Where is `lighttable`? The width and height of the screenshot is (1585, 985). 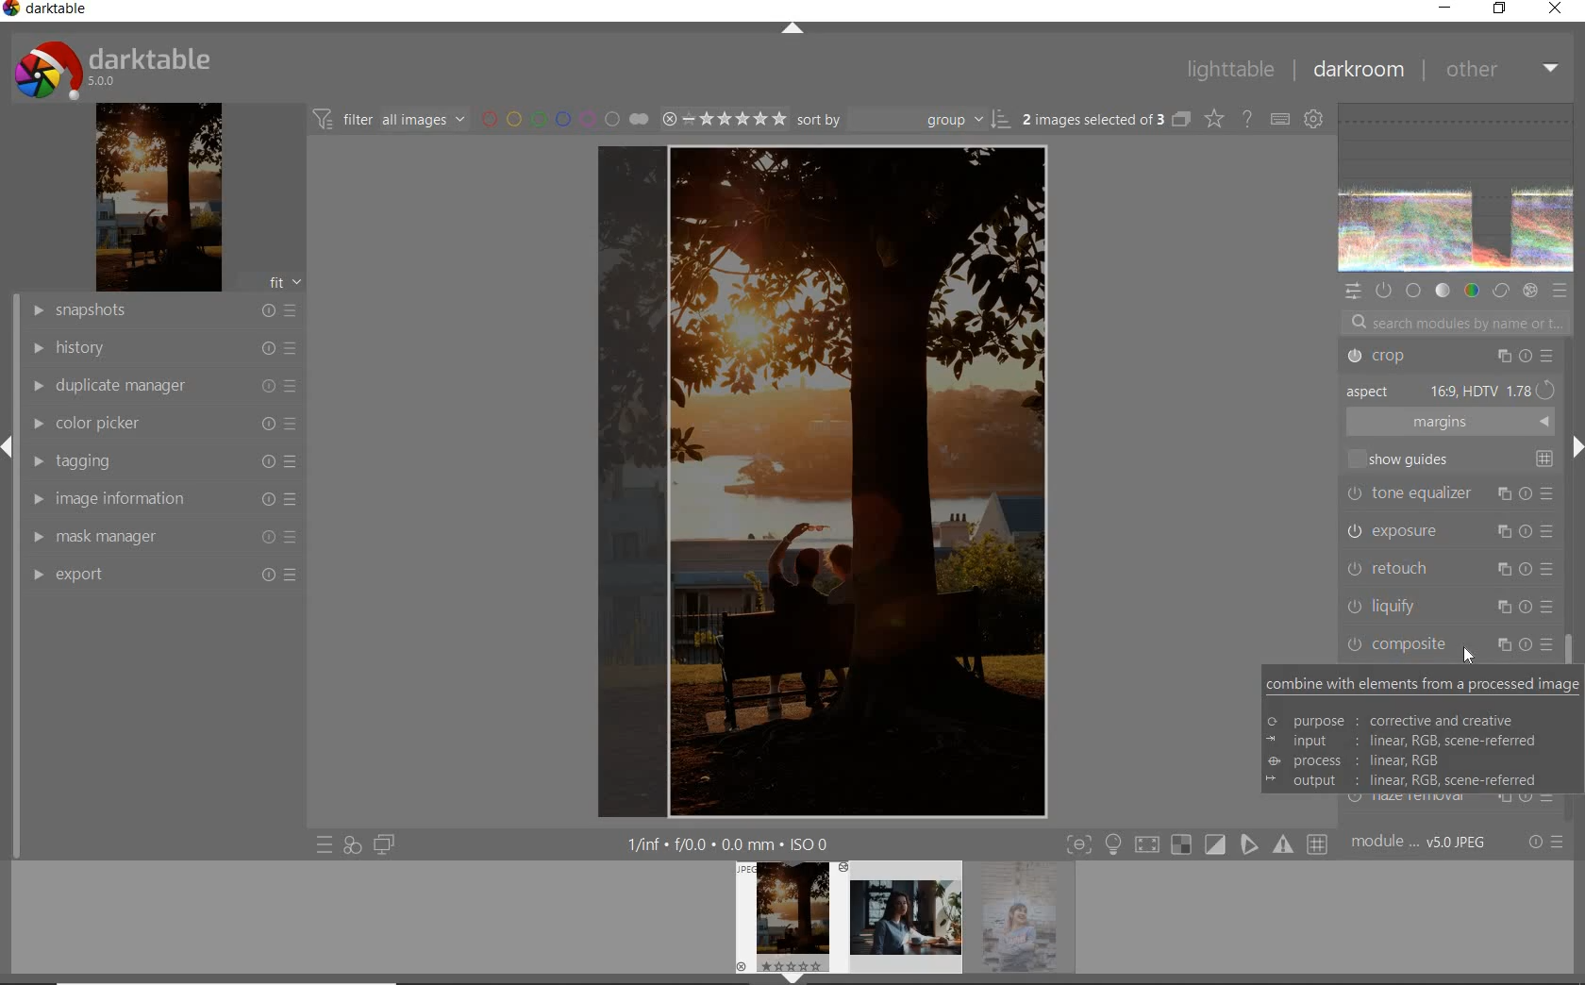
lighttable is located at coordinates (1231, 70).